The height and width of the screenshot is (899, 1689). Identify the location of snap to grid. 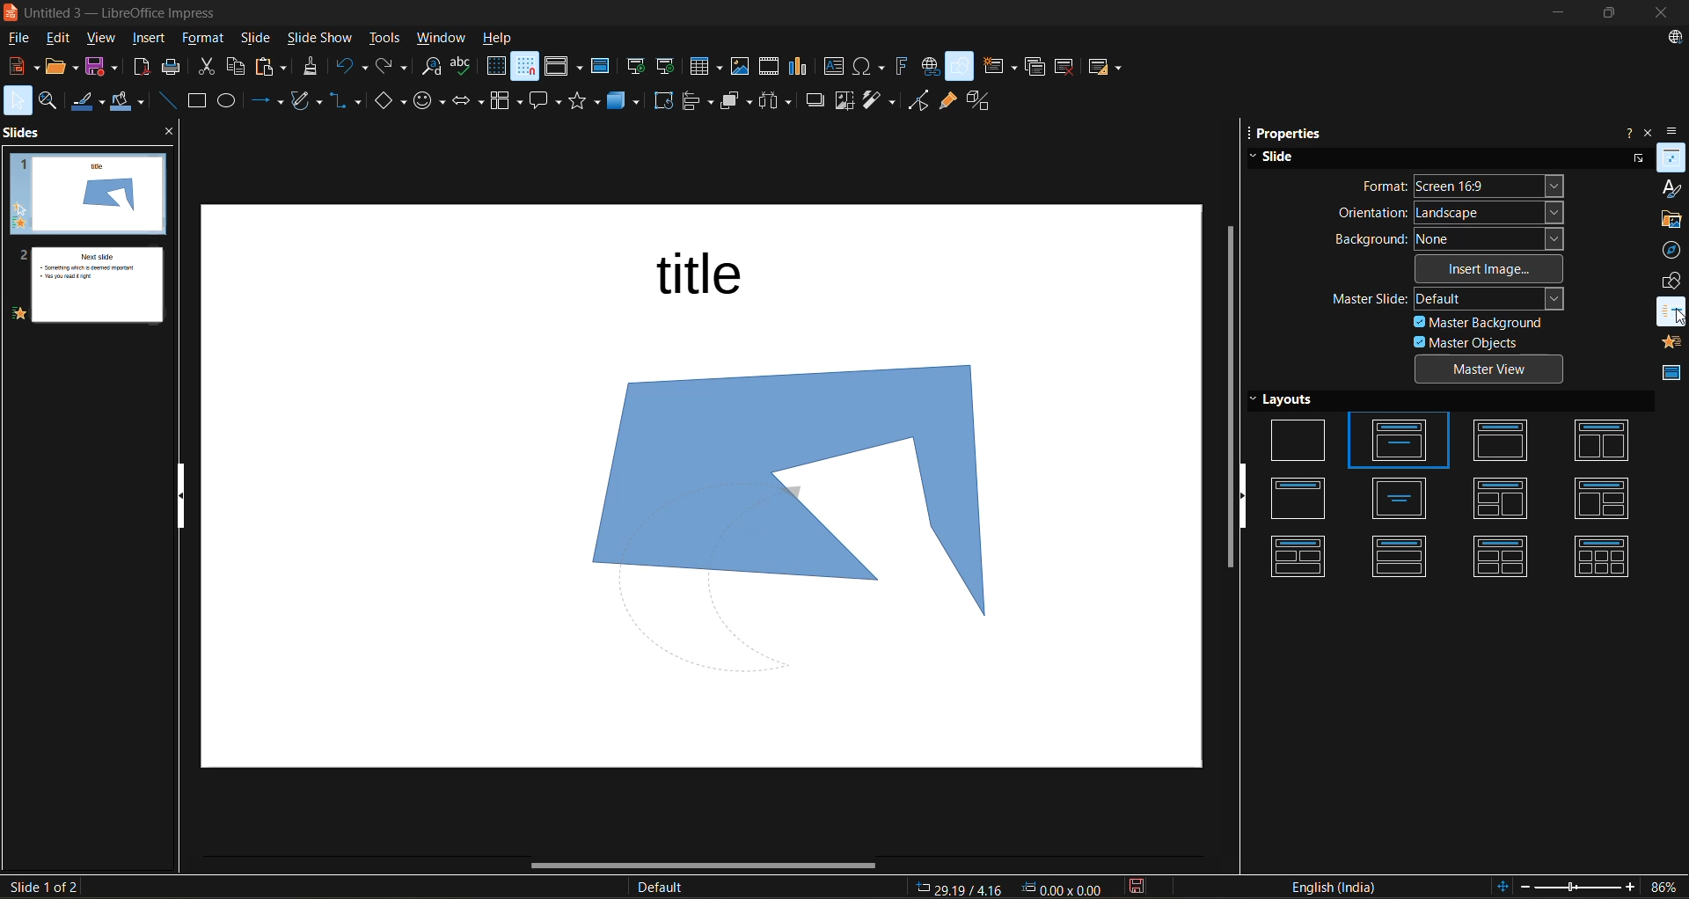
(526, 68).